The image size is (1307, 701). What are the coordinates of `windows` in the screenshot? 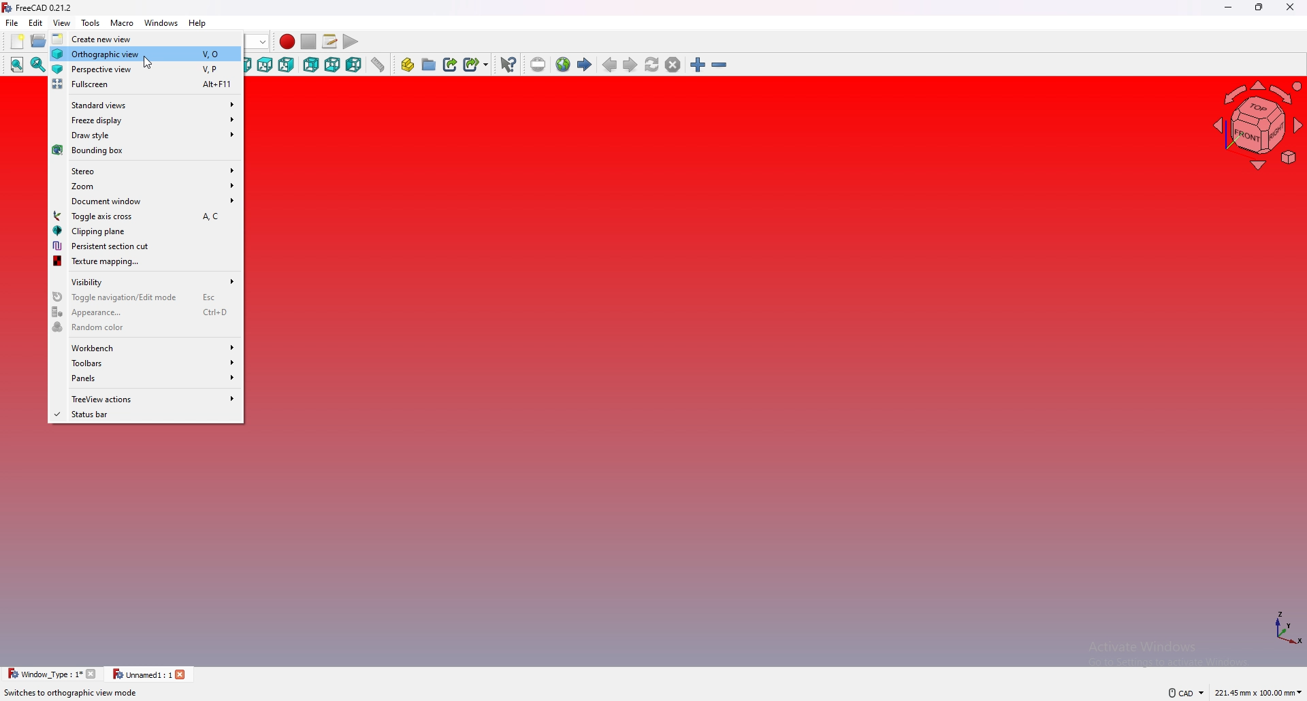 It's located at (161, 23).